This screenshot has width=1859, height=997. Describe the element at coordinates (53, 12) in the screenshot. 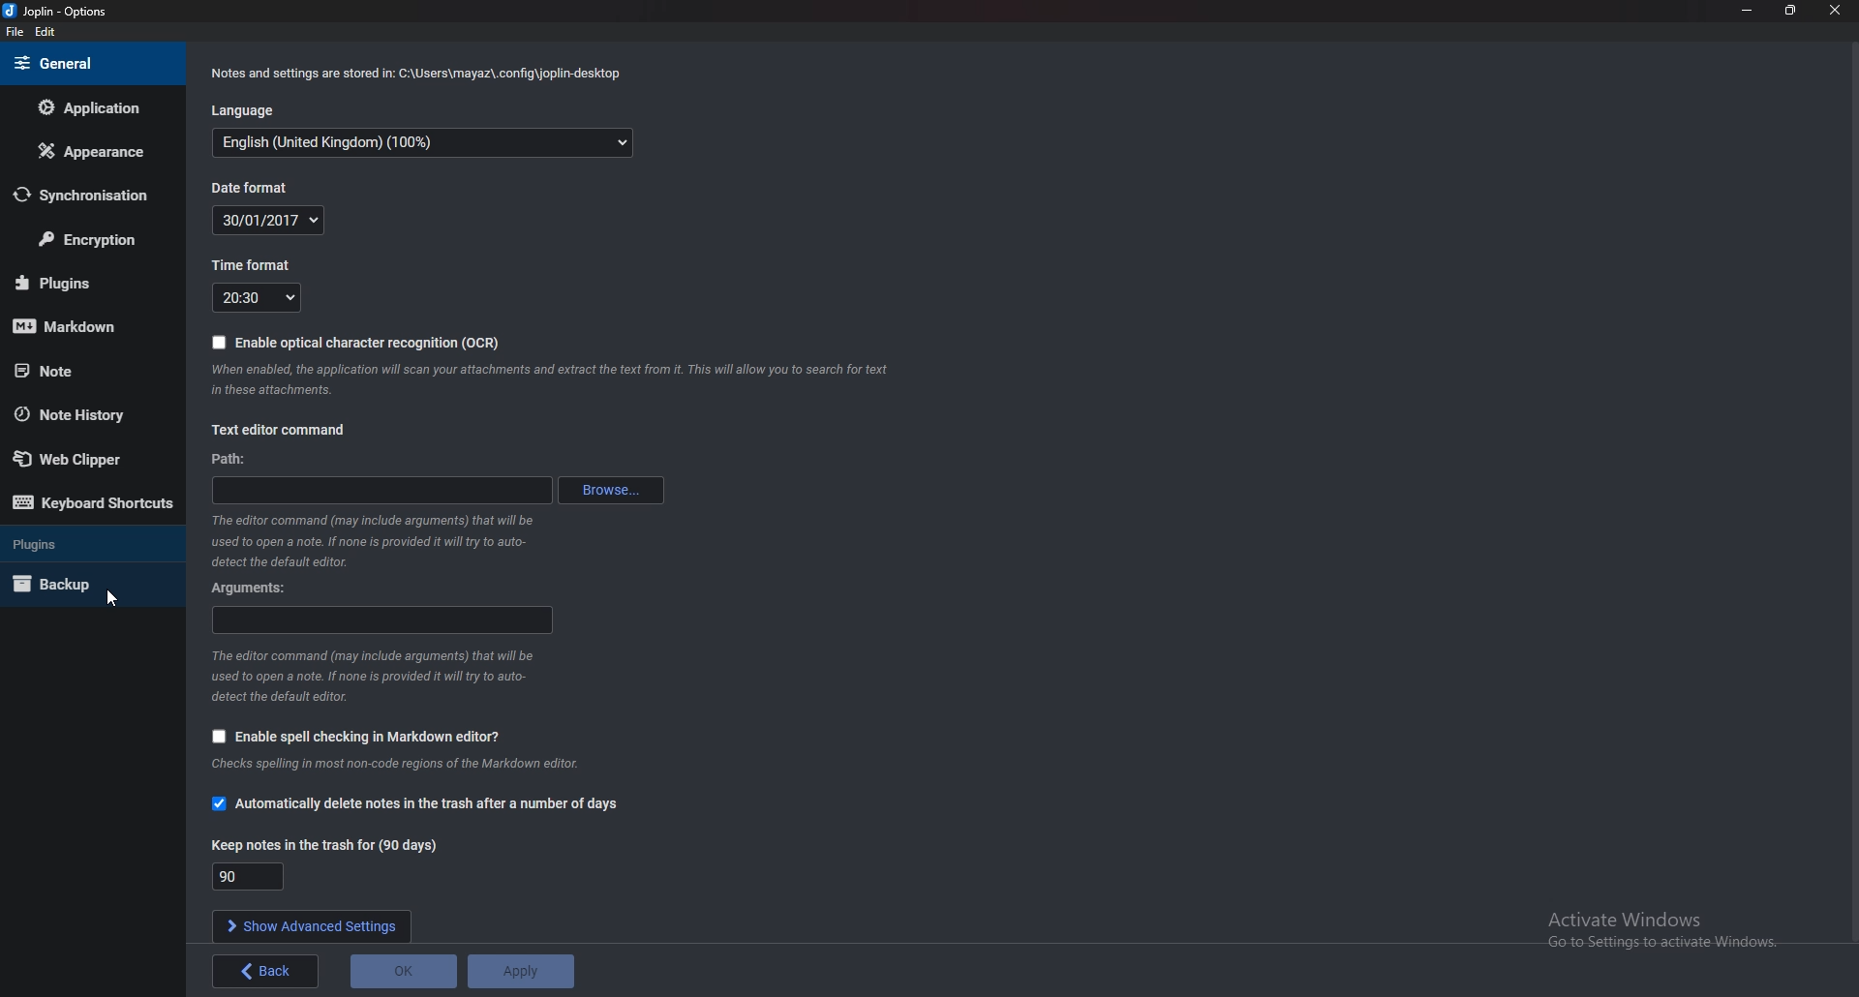

I see `Joplin` at that location.